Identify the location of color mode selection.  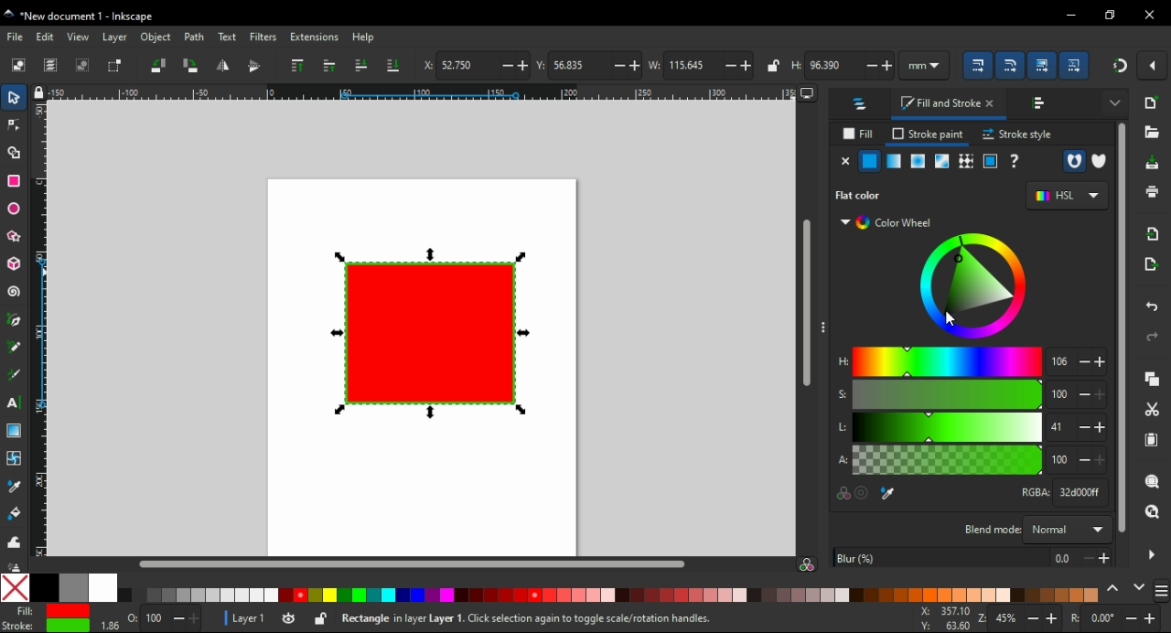
(1065, 197).